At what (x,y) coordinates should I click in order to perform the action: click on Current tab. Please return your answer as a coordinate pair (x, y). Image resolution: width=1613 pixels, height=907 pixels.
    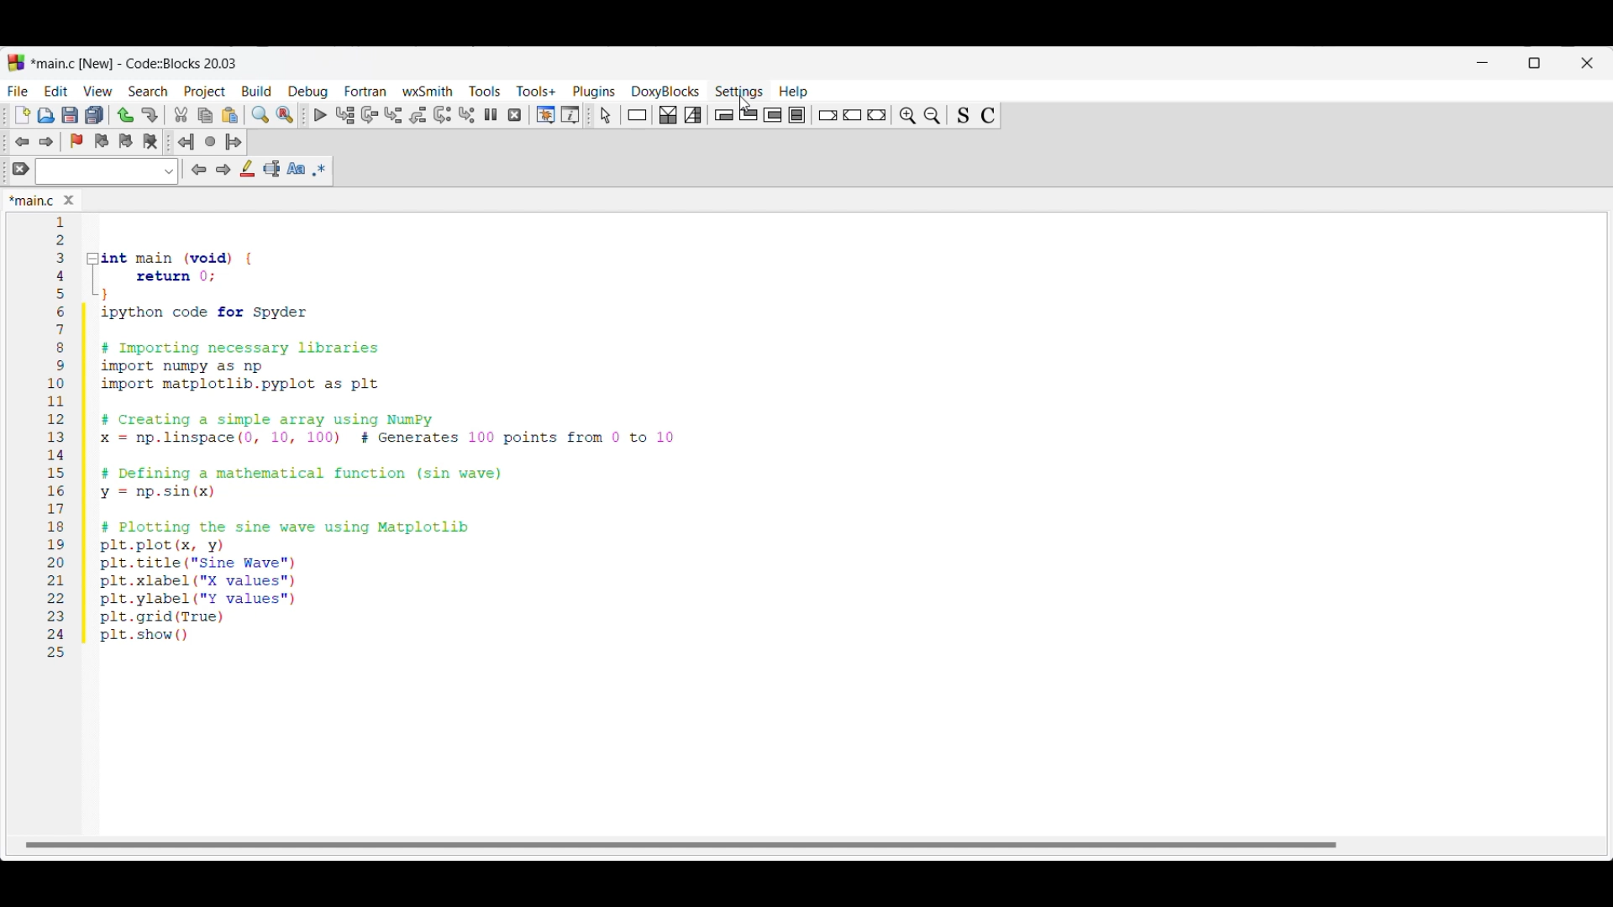
    Looking at the image, I should click on (32, 202).